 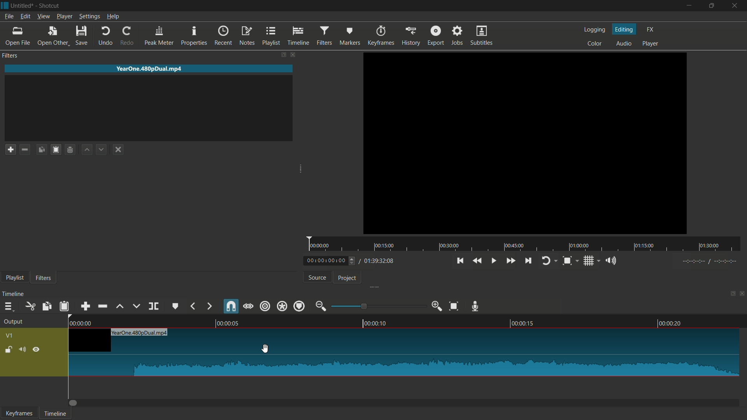 I want to click on playlist, so click(x=15, y=278).